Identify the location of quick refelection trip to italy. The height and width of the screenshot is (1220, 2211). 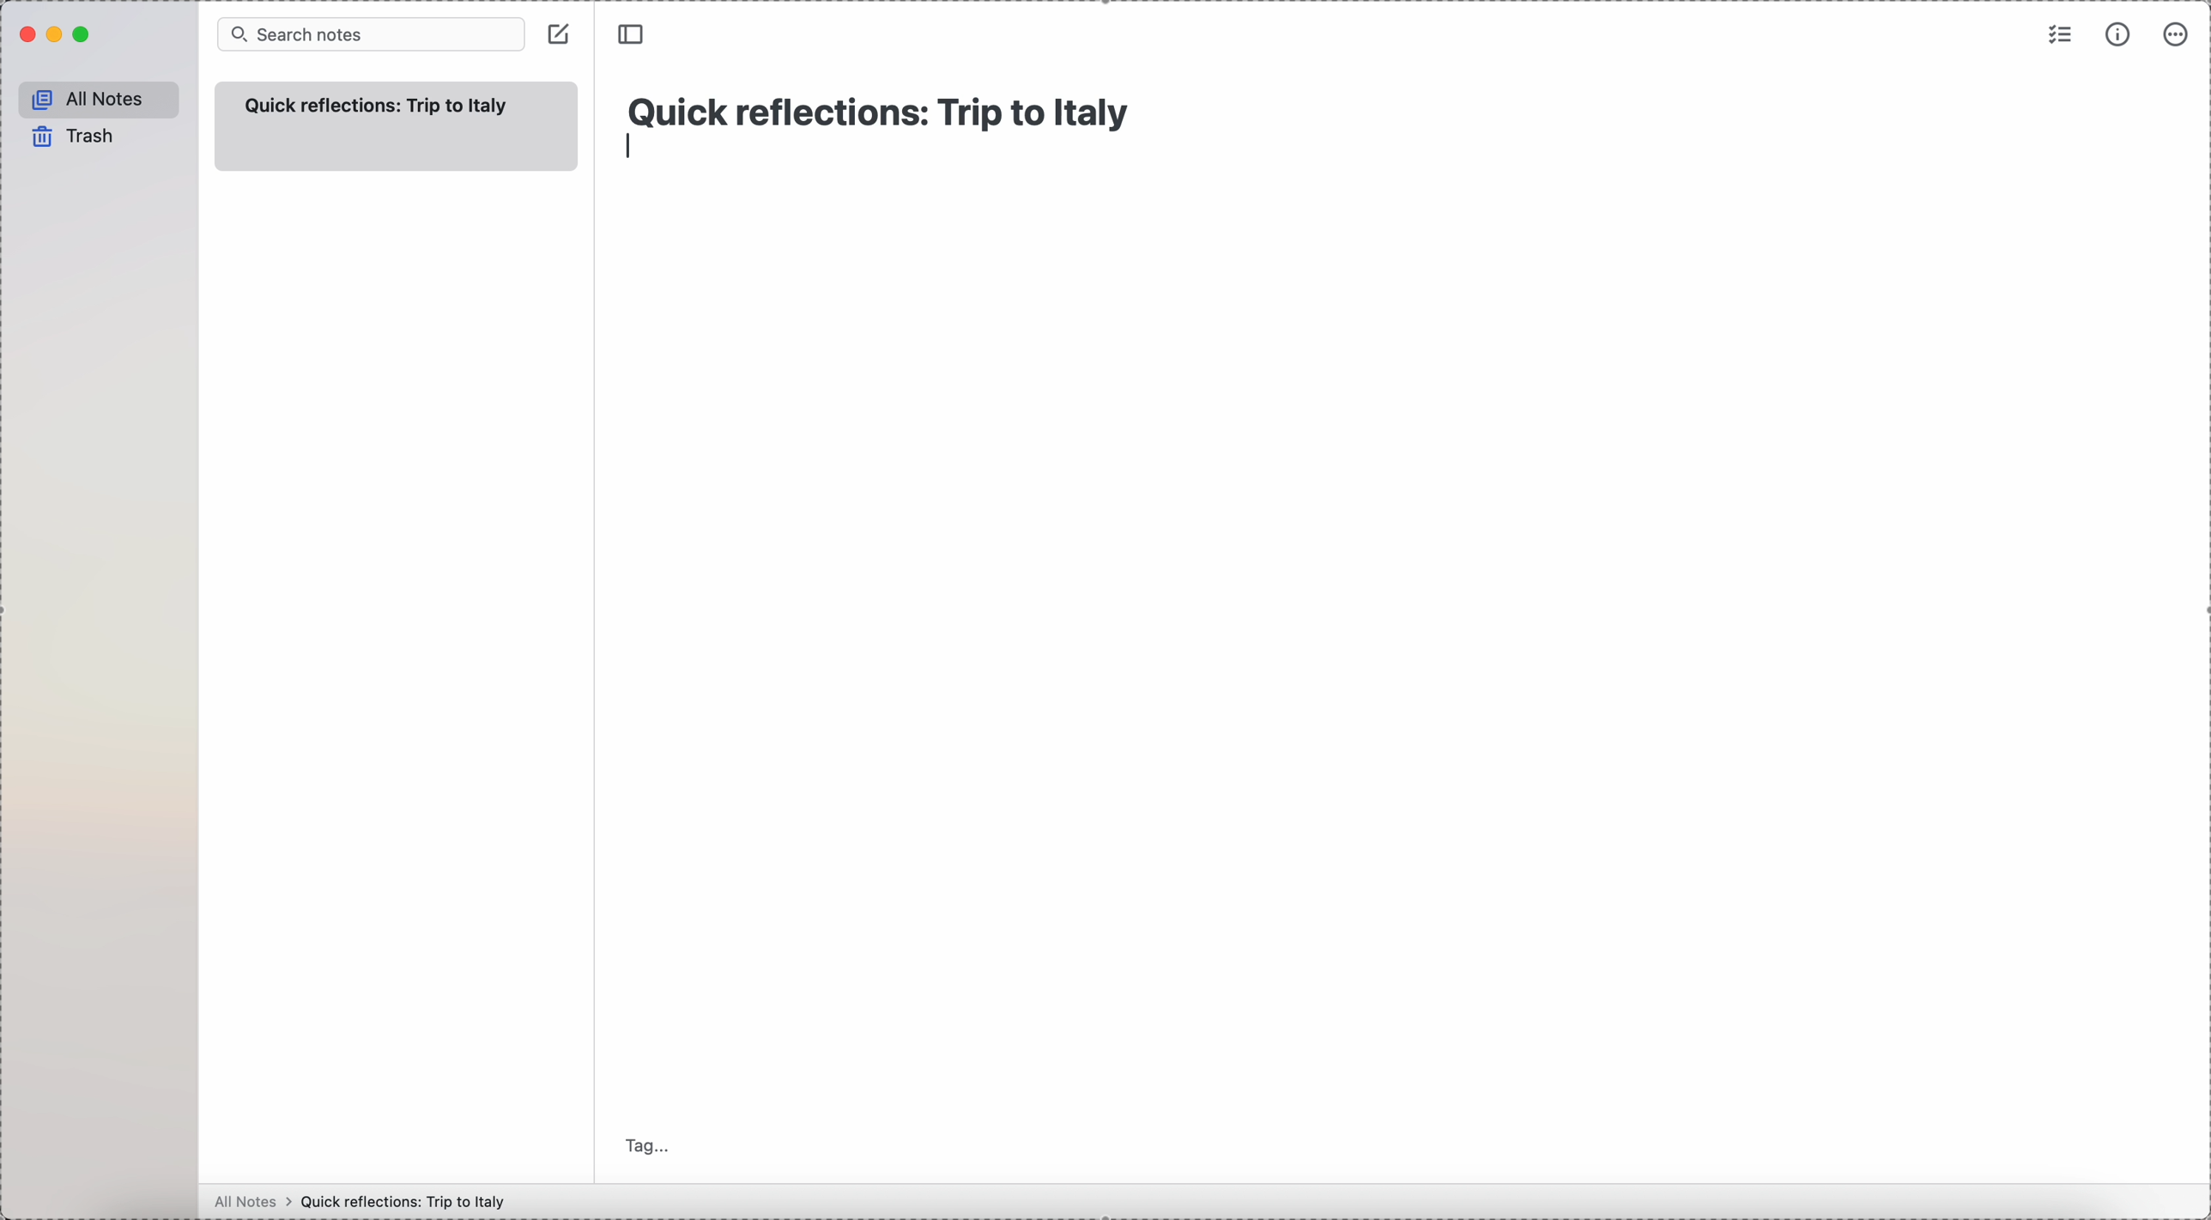
(380, 106).